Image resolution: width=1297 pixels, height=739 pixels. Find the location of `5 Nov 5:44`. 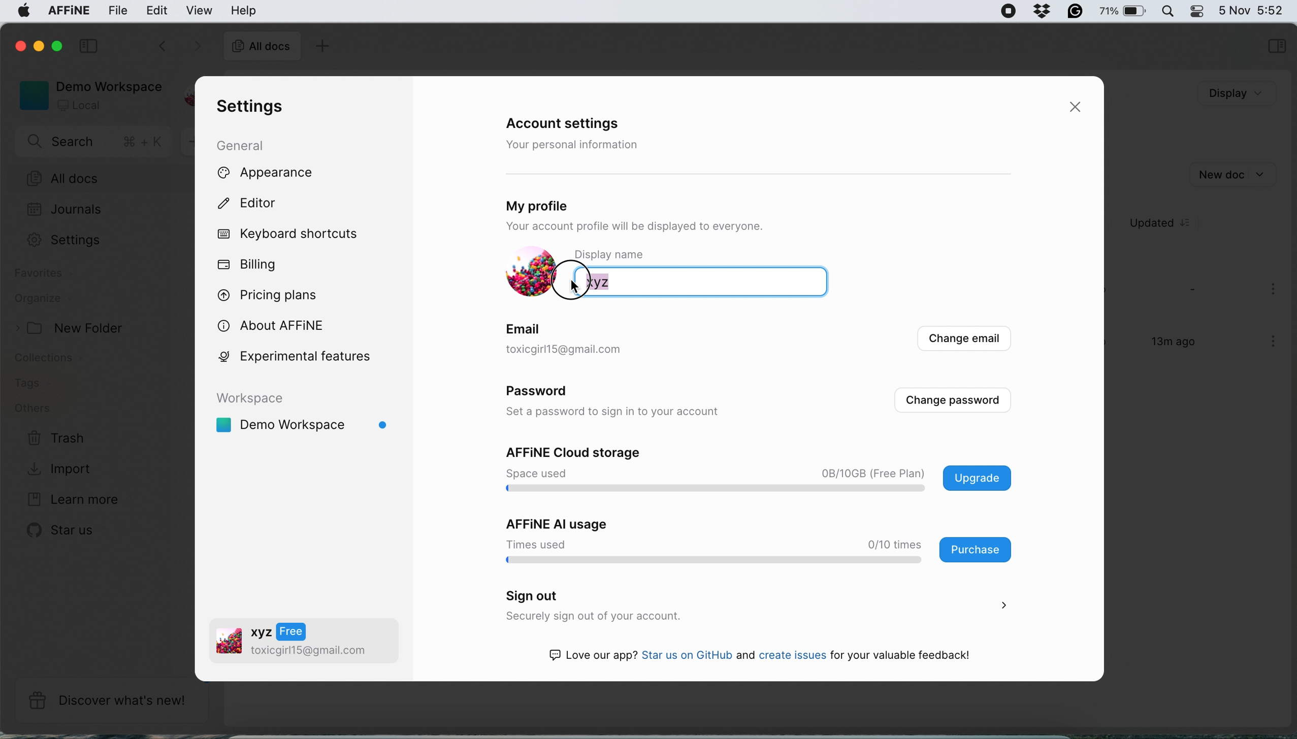

5 Nov 5:44 is located at coordinates (1250, 9).